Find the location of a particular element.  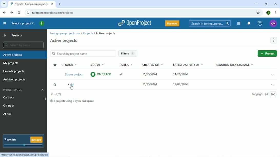

Open  menu is located at coordinates (273, 84).